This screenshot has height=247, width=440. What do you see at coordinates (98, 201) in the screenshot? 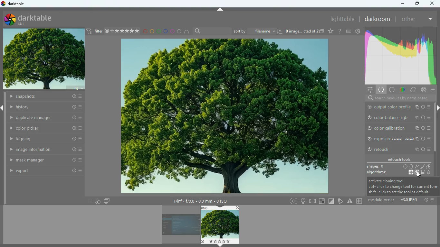
I see `overlap` at bounding box center [98, 201].